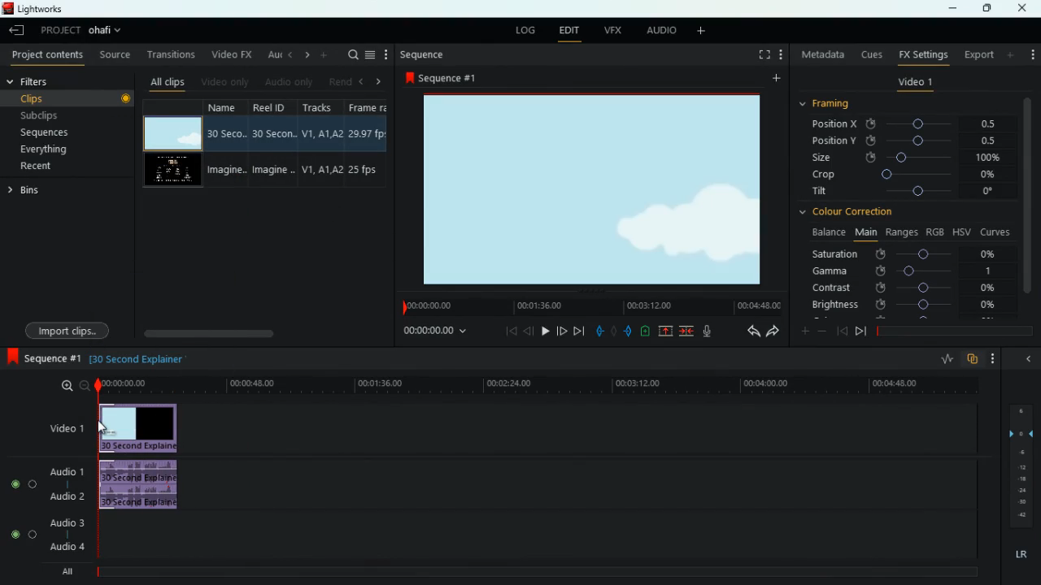 The height and width of the screenshot is (585, 1041). What do you see at coordinates (533, 385) in the screenshot?
I see `timeline` at bounding box center [533, 385].